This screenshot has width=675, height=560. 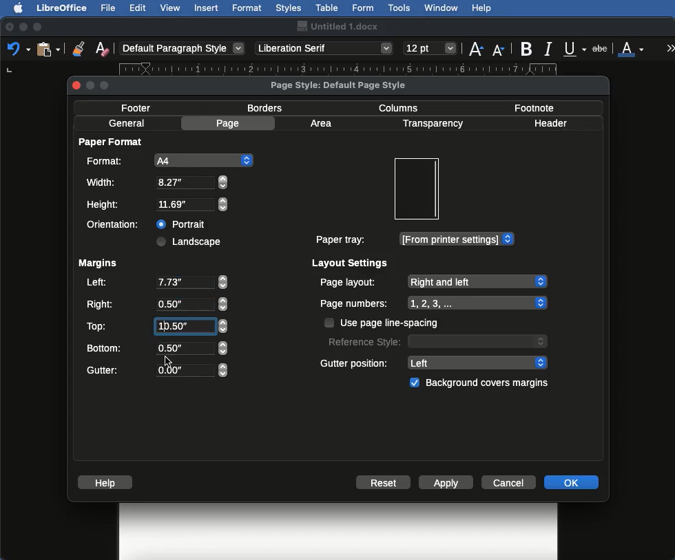 What do you see at coordinates (436, 341) in the screenshot?
I see `Reference style` at bounding box center [436, 341].